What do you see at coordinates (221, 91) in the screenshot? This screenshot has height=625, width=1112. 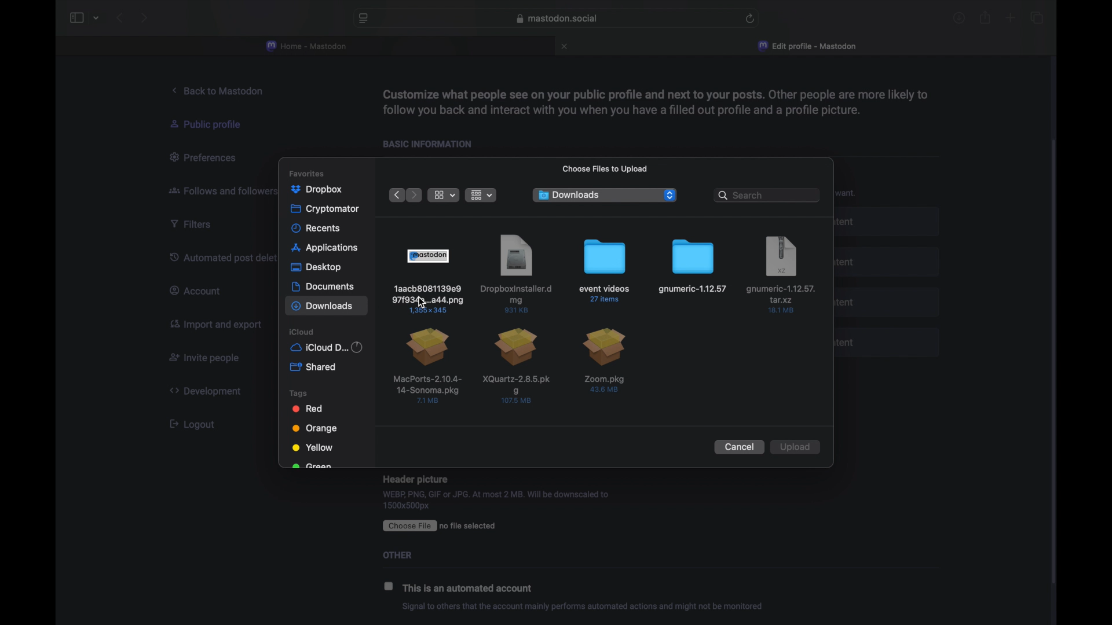 I see `back to mastodon` at bounding box center [221, 91].